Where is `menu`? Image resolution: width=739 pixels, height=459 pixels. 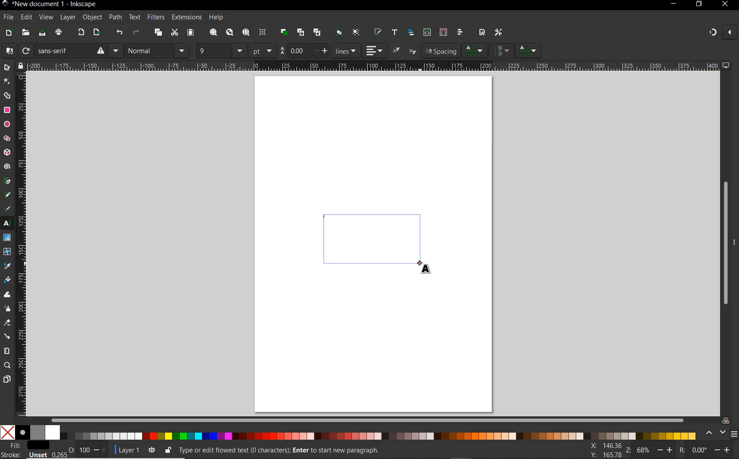
menu is located at coordinates (734, 434).